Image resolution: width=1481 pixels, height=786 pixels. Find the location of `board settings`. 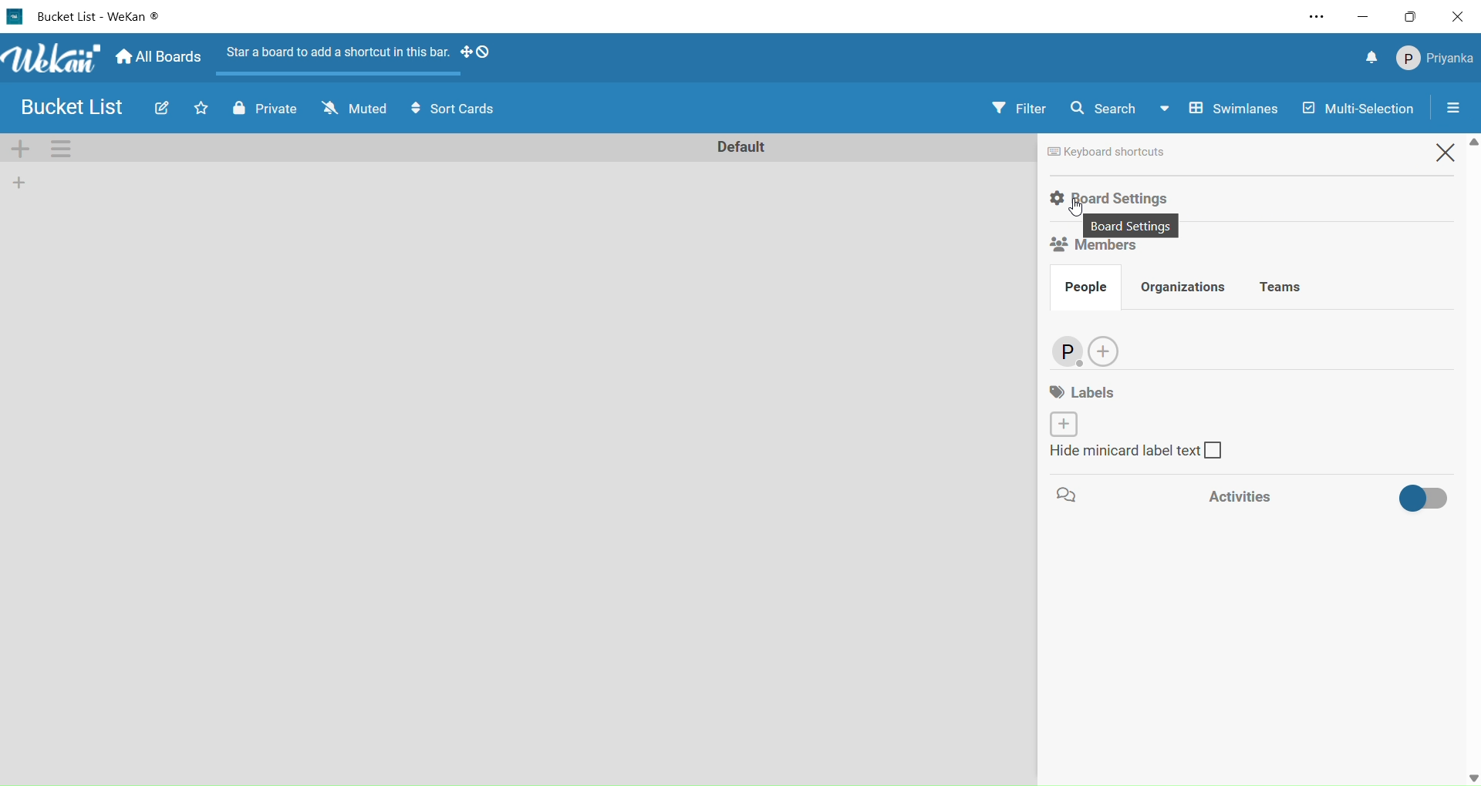

board settings is located at coordinates (1135, 224).